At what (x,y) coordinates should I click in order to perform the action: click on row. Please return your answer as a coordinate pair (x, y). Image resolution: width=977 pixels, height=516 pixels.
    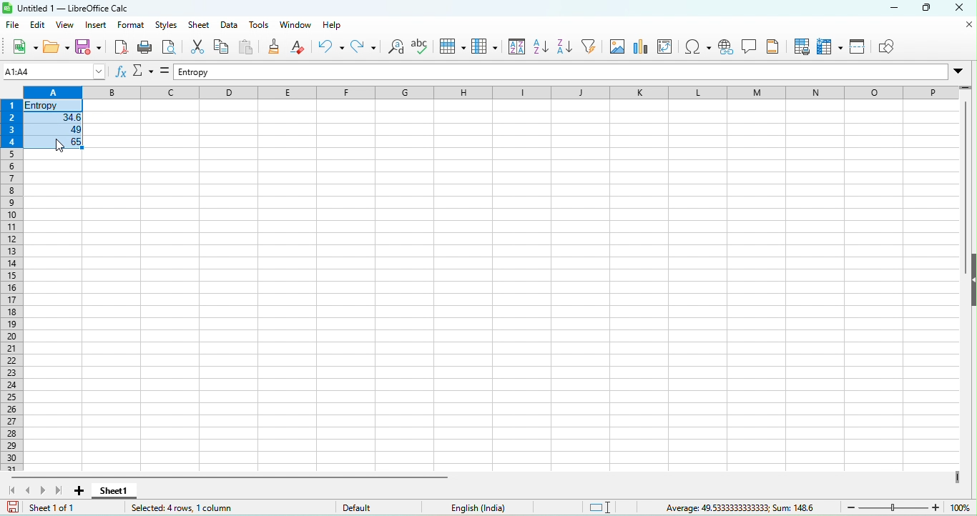
    Looking at the image, I should click on (451, 46).